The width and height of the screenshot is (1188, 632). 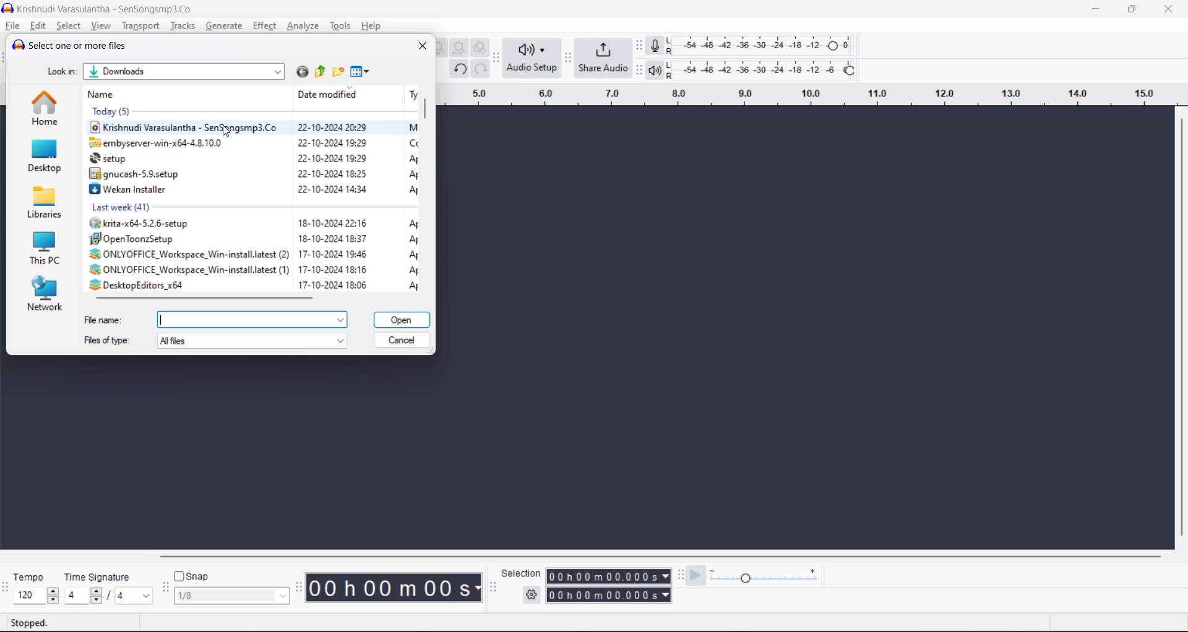 I want to click on audio setup toolbar, so click(x=497, y=59).